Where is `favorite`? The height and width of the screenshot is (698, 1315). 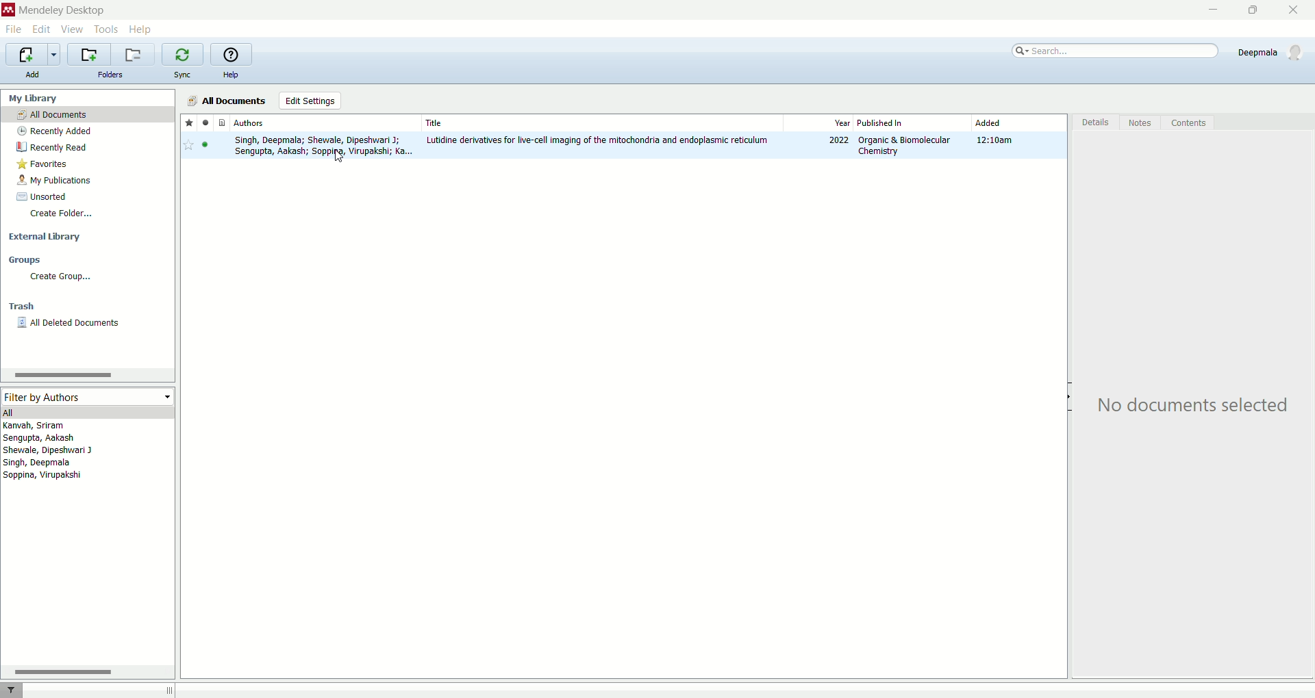 favorite is located at coordinates (189, 124).